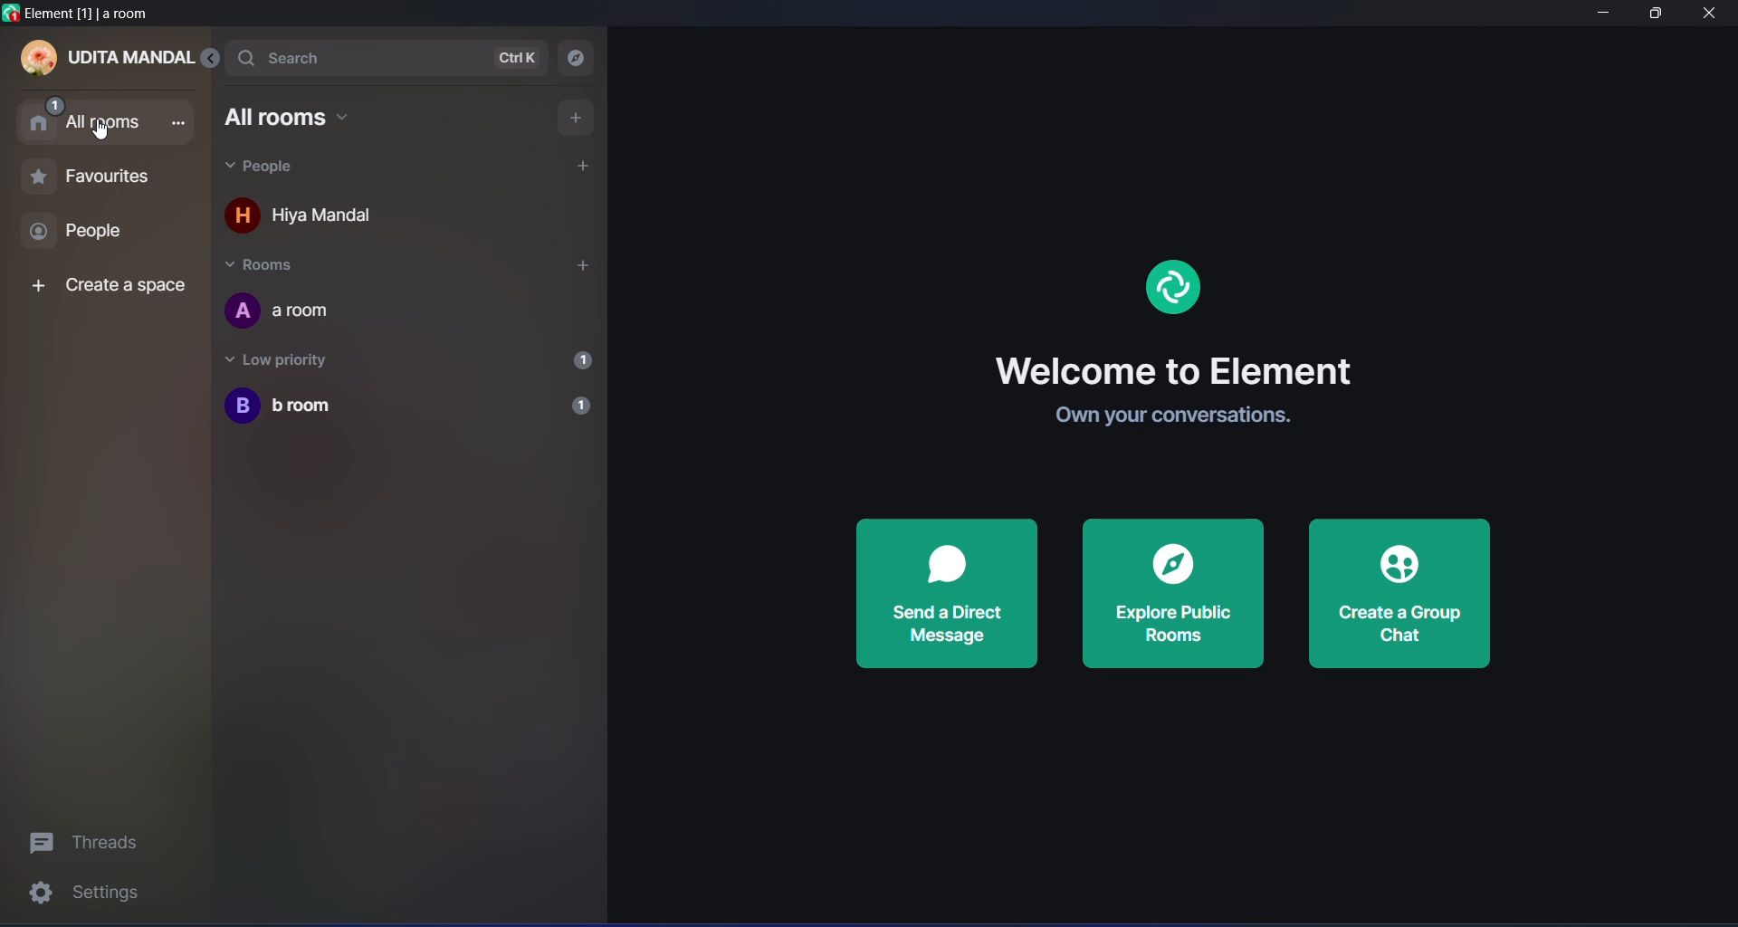  I want to click on 1, so click(579, 359).